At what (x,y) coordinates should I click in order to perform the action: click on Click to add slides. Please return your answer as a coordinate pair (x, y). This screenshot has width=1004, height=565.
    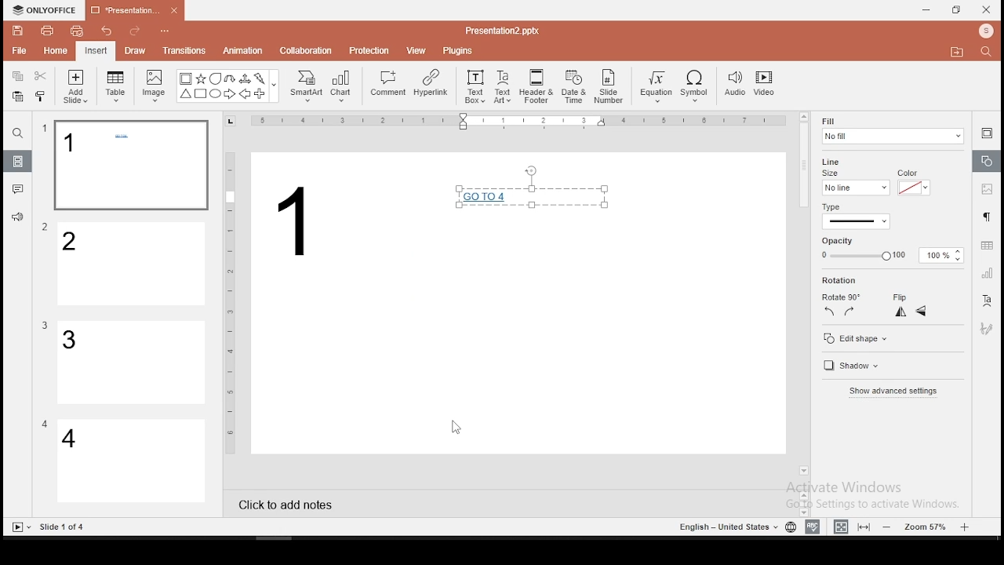
    Looking at the image, I should click on (282, 500).